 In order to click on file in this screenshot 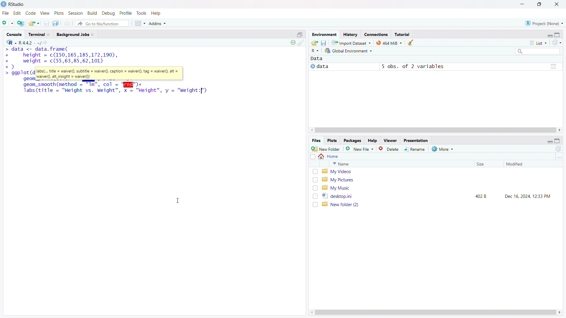, I will do `click(6, 13)`.